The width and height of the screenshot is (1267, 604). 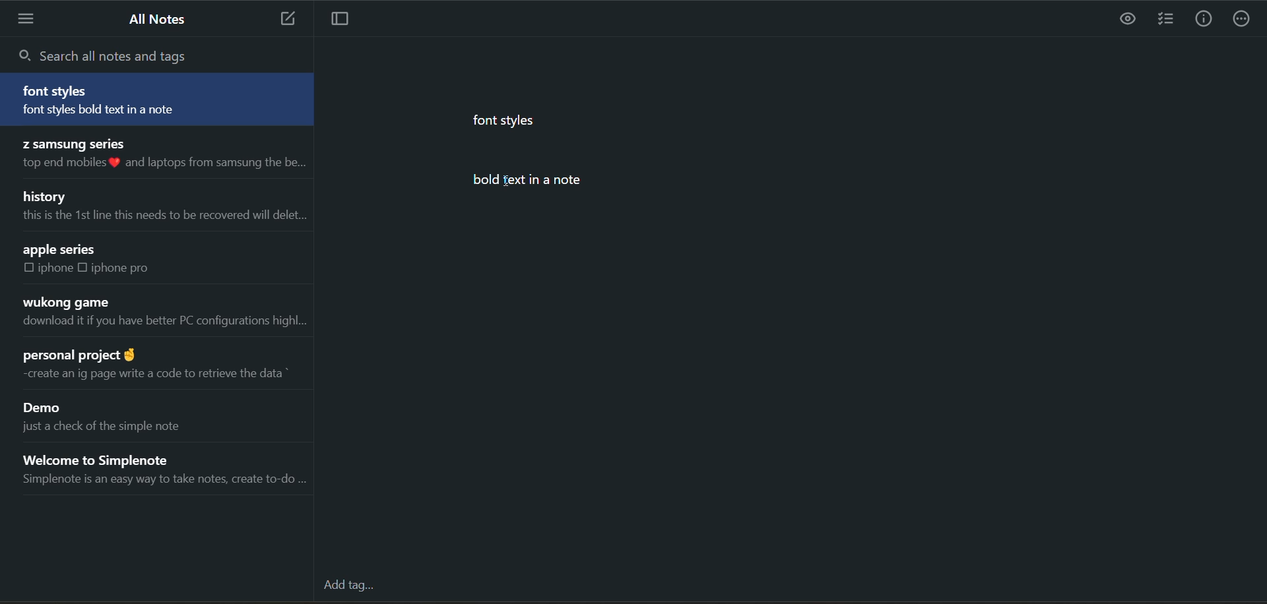 I want to click on just a check of the simple note, so click(x=114, y=430).